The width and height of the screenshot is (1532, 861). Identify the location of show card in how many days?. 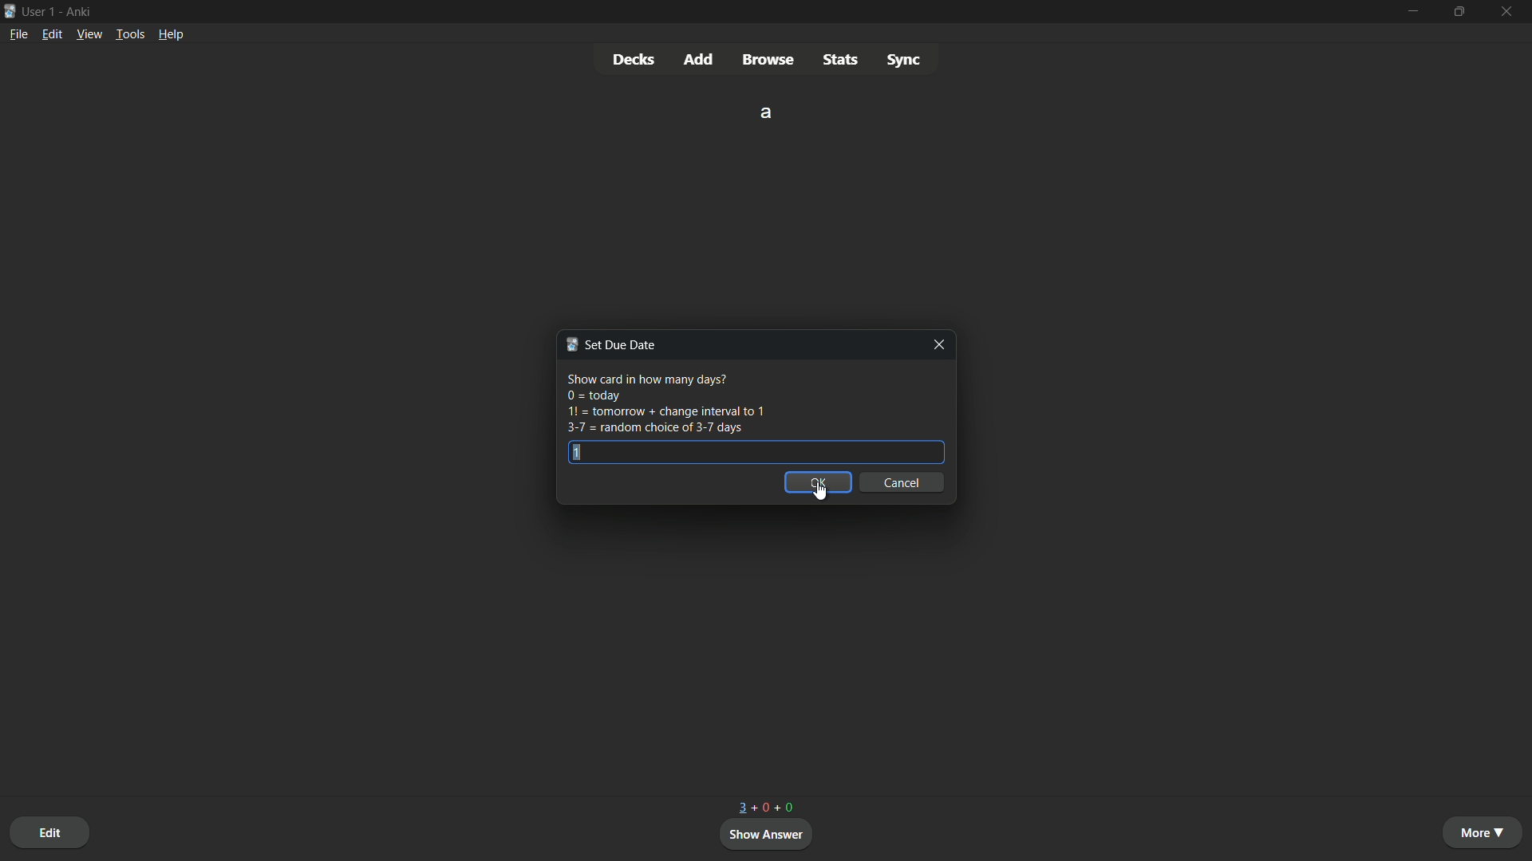
(646, 377).